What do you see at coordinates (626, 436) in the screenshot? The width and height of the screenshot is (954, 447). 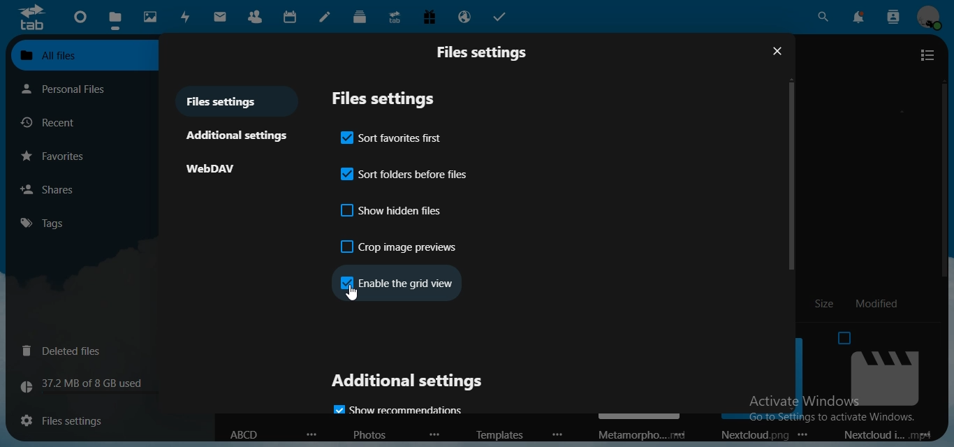 I see `Metamorpho` at bounding box center [626, 436].